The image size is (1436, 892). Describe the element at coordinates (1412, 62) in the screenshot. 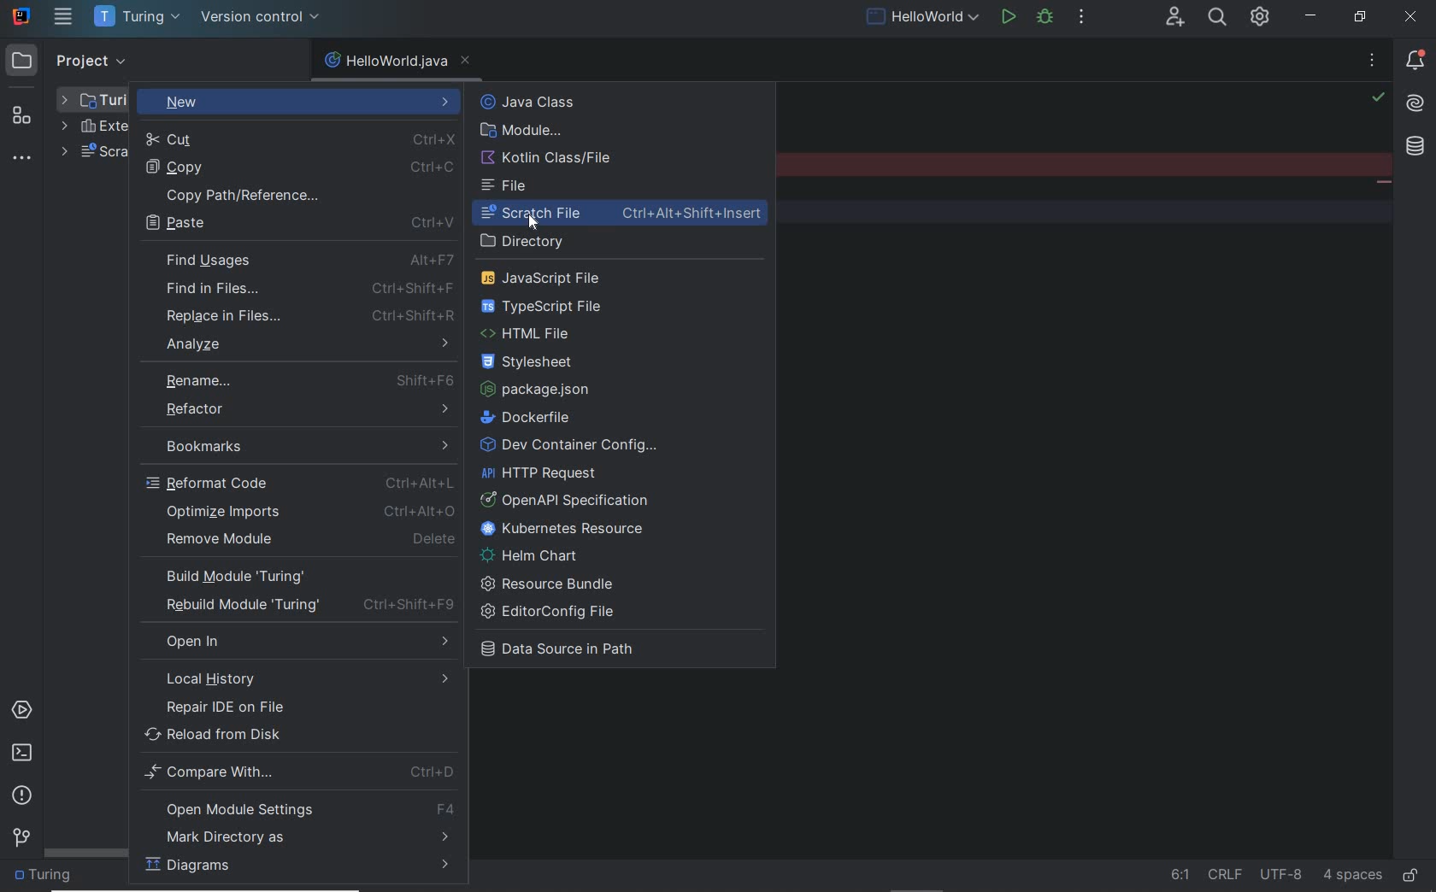

I see `notifications` at that location.